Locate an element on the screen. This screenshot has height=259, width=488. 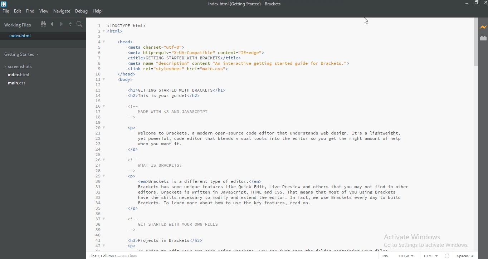
show file tree is located at coordinates (42, 24).